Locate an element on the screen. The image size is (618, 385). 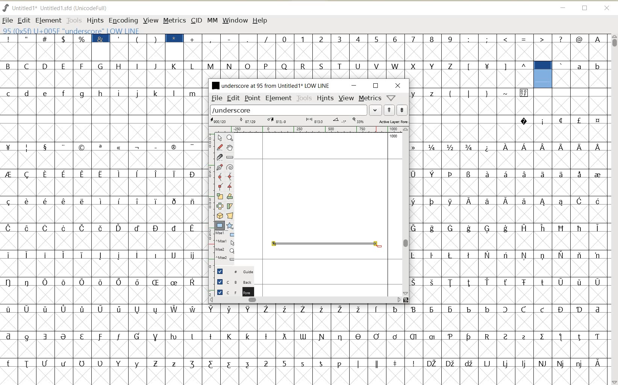
METRICS is located at coordinates (174, 20).